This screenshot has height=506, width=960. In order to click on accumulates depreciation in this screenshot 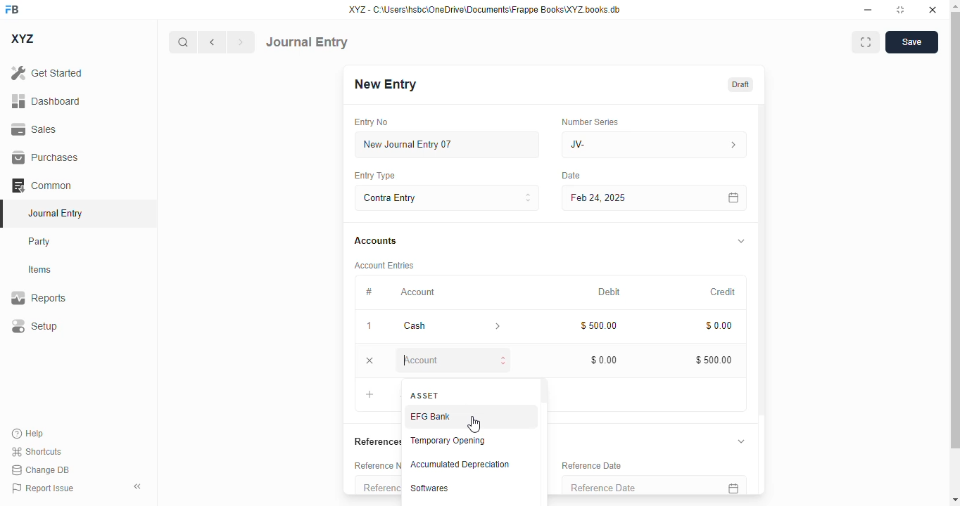, I will do `click(460, 464)`.